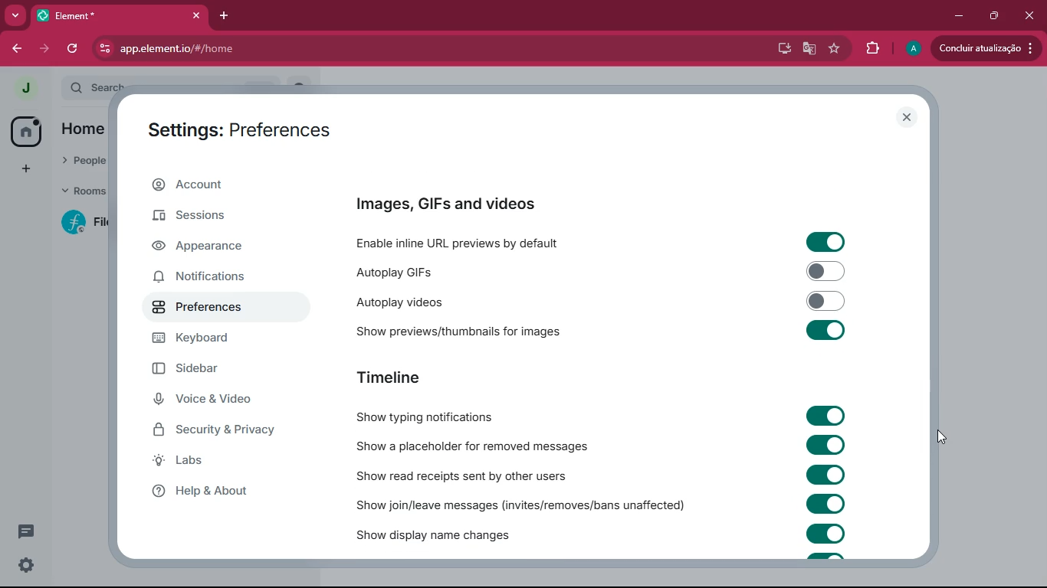  What do you see at coordinates (423, 414) in the screenshot?
I see `show typing notifications` at bounding box center [423, 414].